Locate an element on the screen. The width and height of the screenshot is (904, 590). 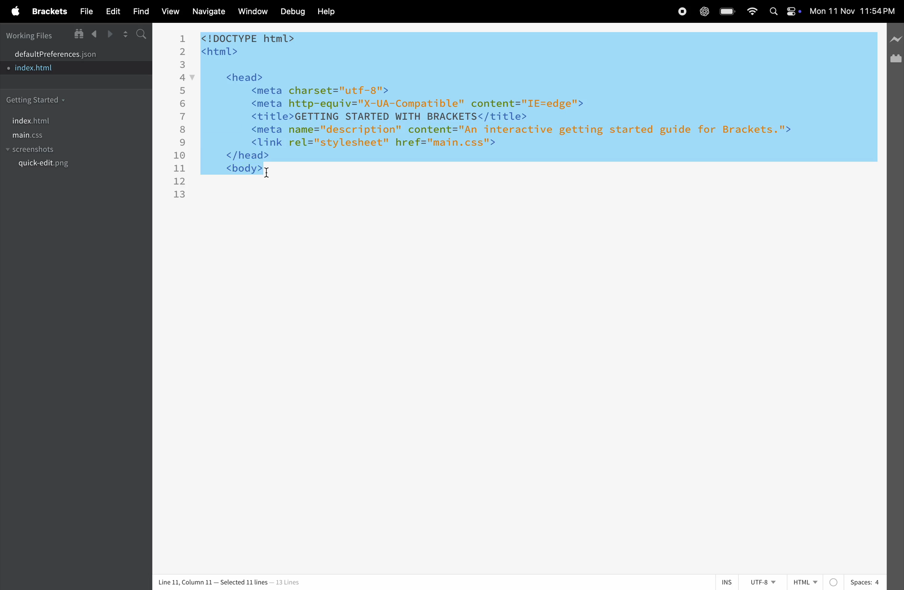
utf -8 is located at coordinates (765, 582).